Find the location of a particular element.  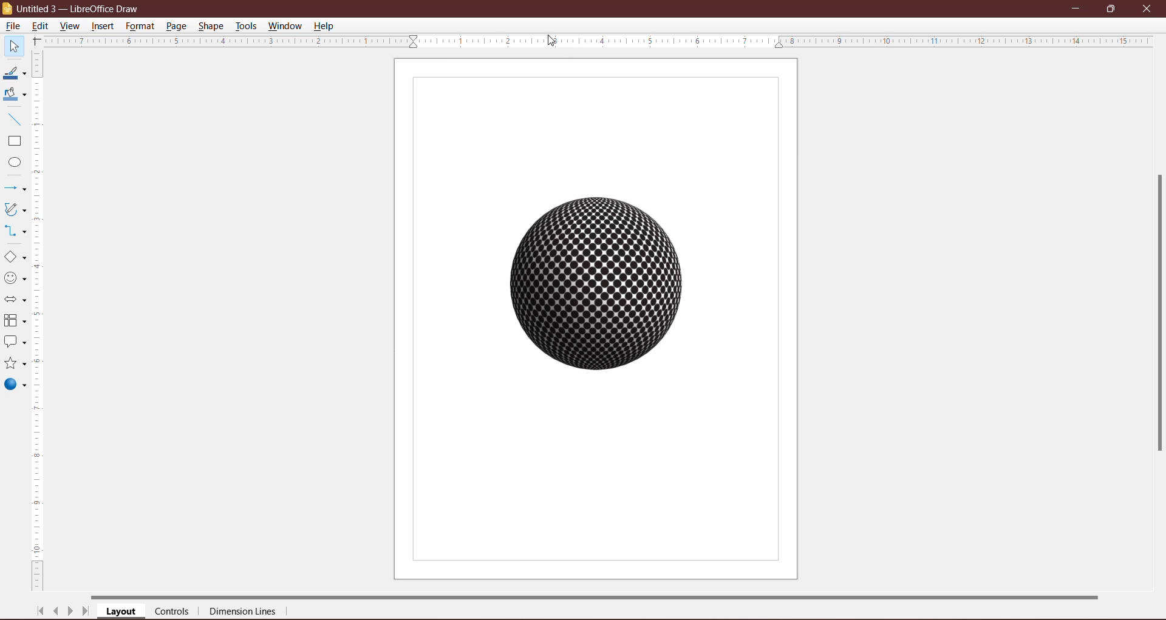

Vertical Scroll Bar is located at coordinates (39, 321).